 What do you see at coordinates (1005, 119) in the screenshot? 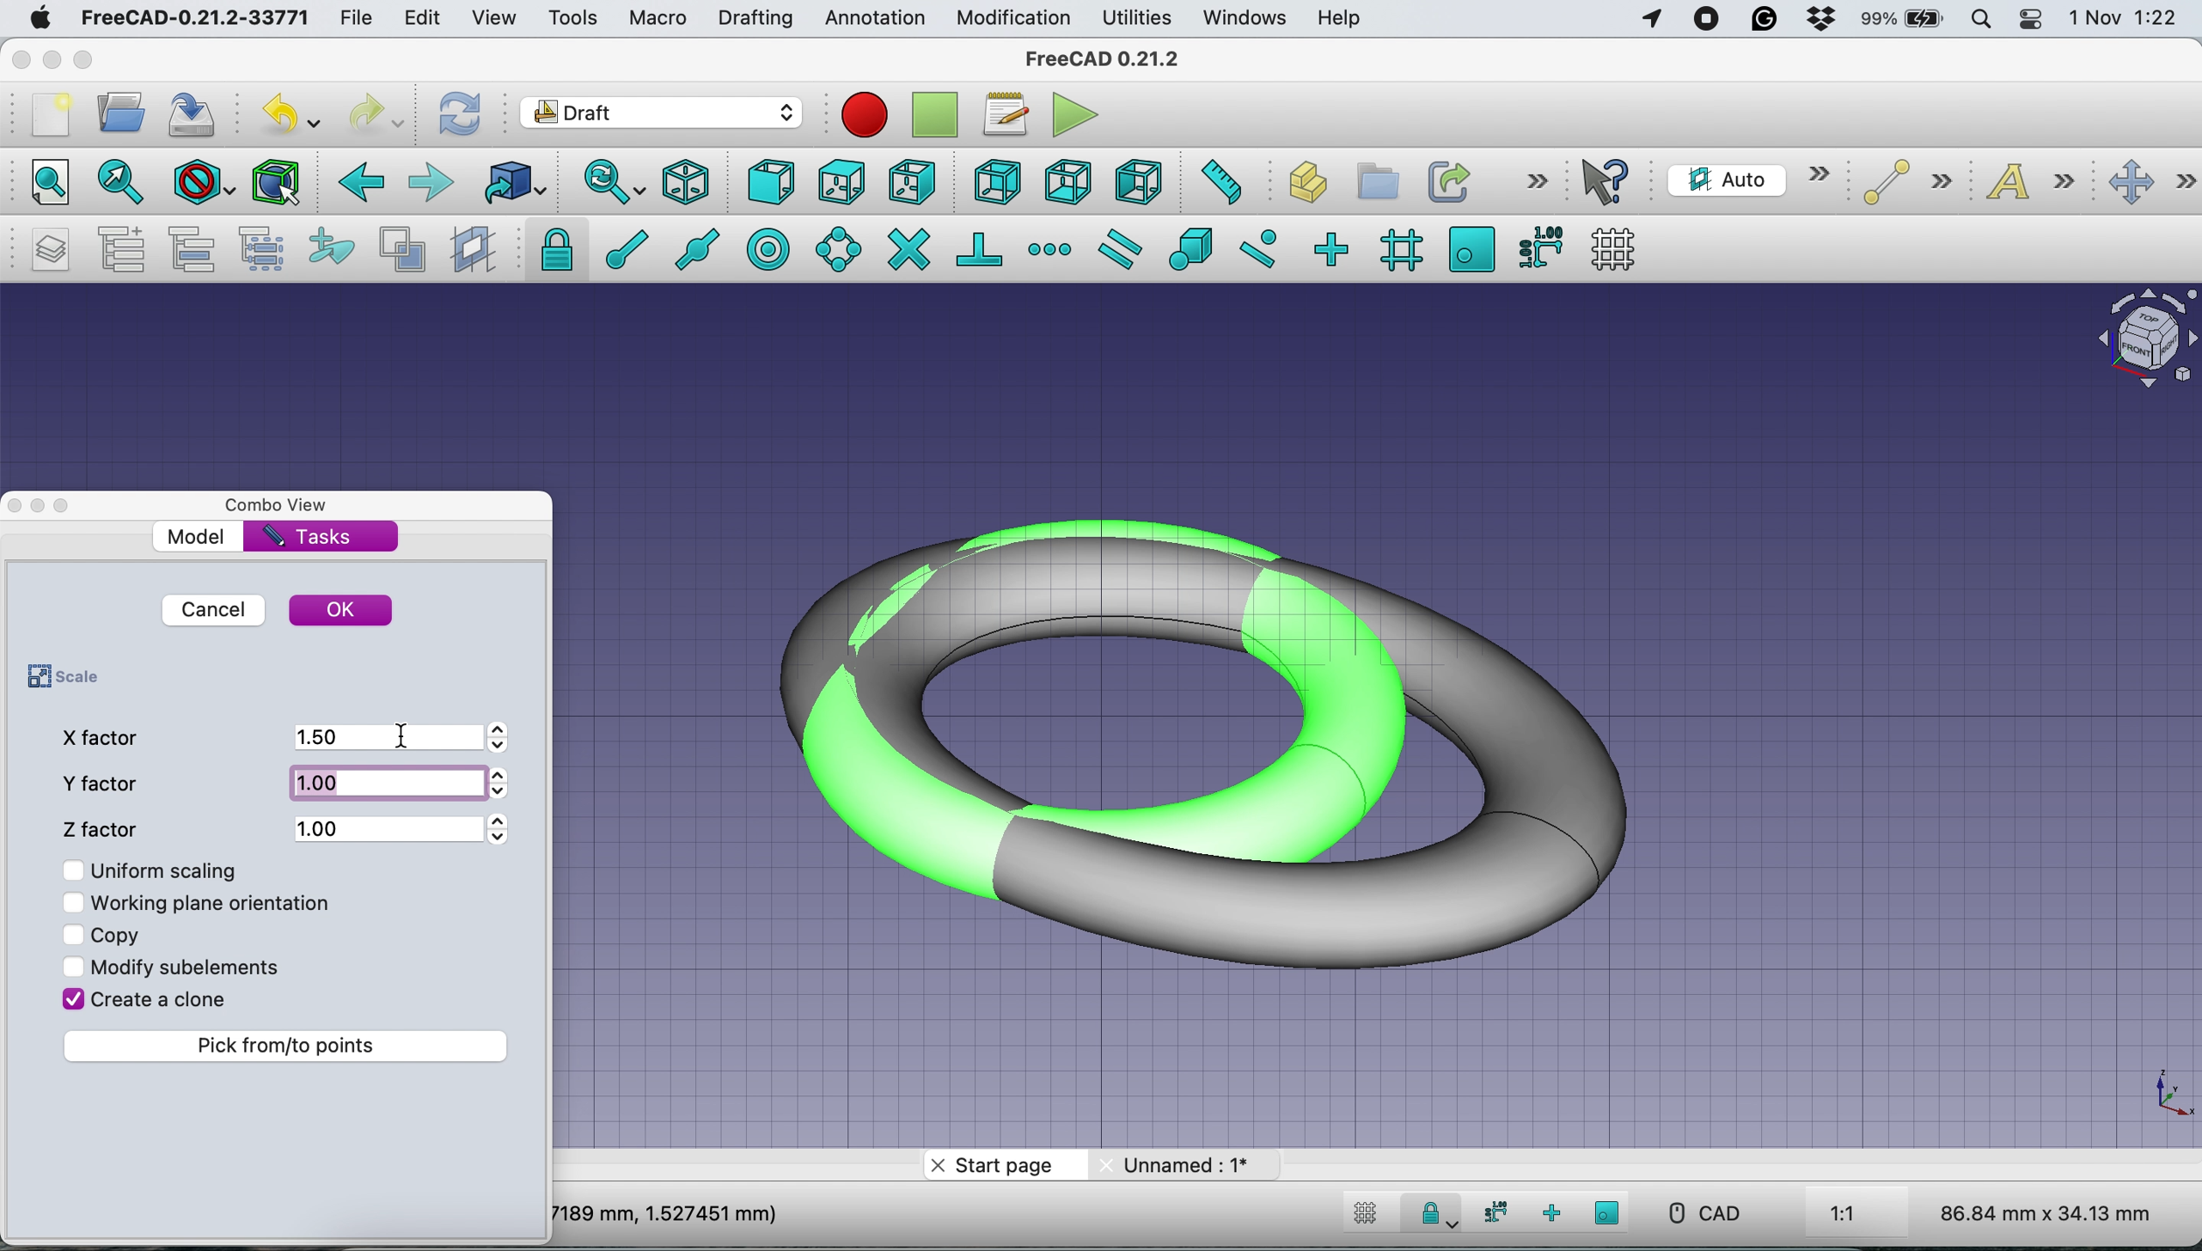
I see `macros` at bounding box center [1005, 119].